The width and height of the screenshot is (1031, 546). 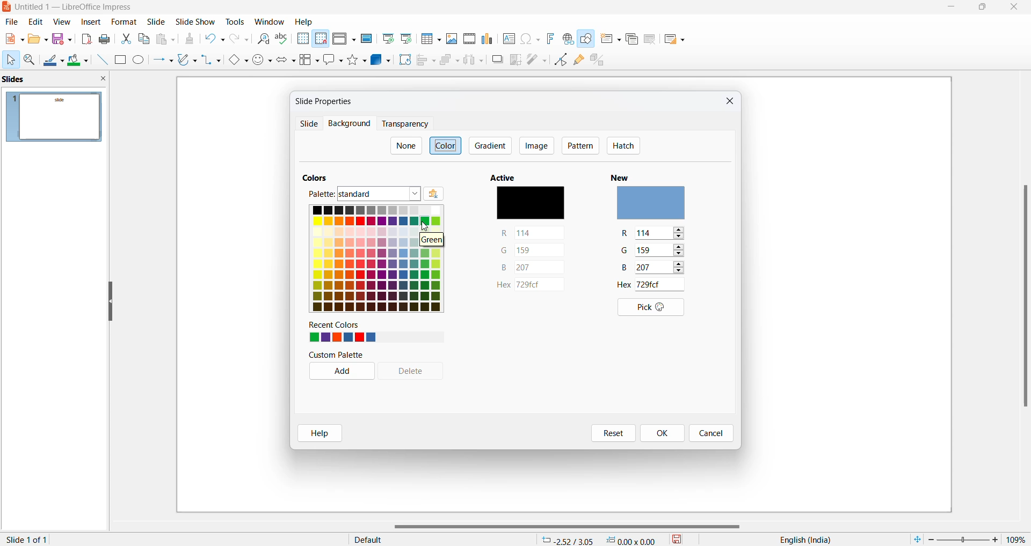 I want to click on close, so click(x=728, y=102).